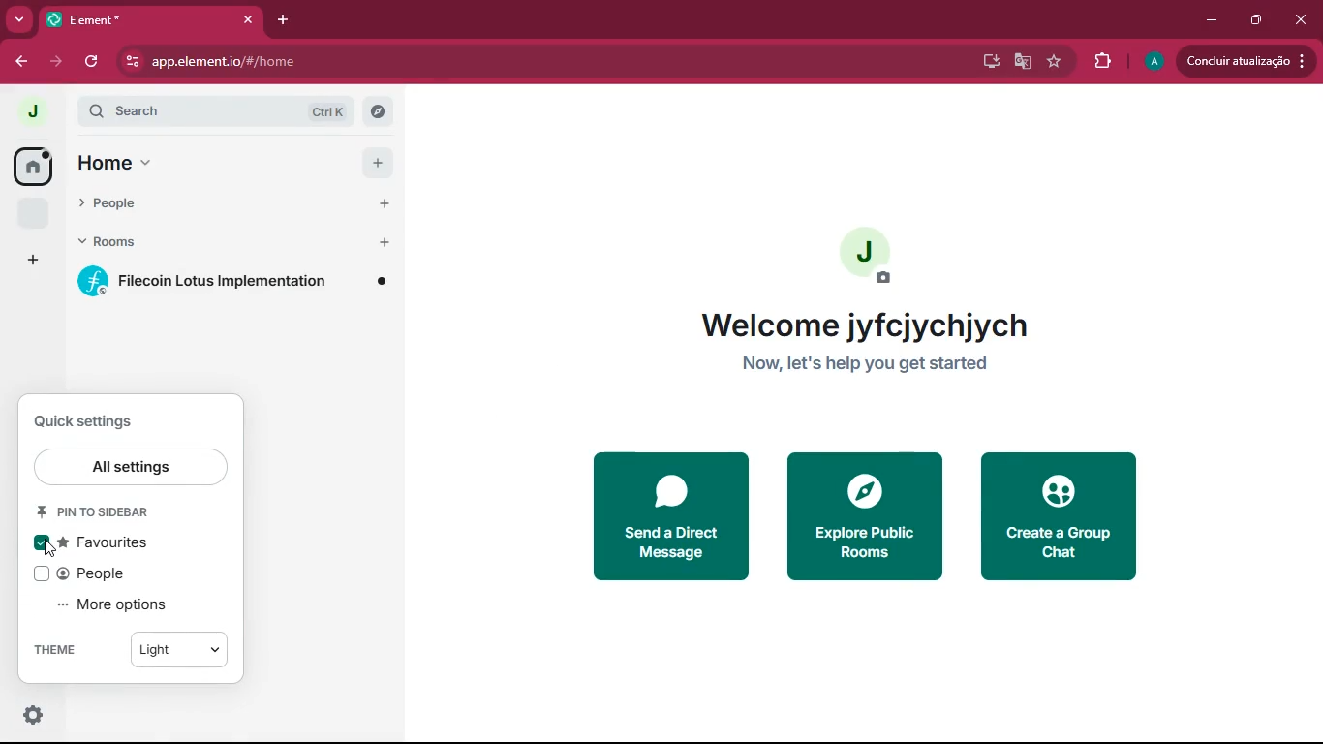  I want to click on google translate, so click(1019, 62).